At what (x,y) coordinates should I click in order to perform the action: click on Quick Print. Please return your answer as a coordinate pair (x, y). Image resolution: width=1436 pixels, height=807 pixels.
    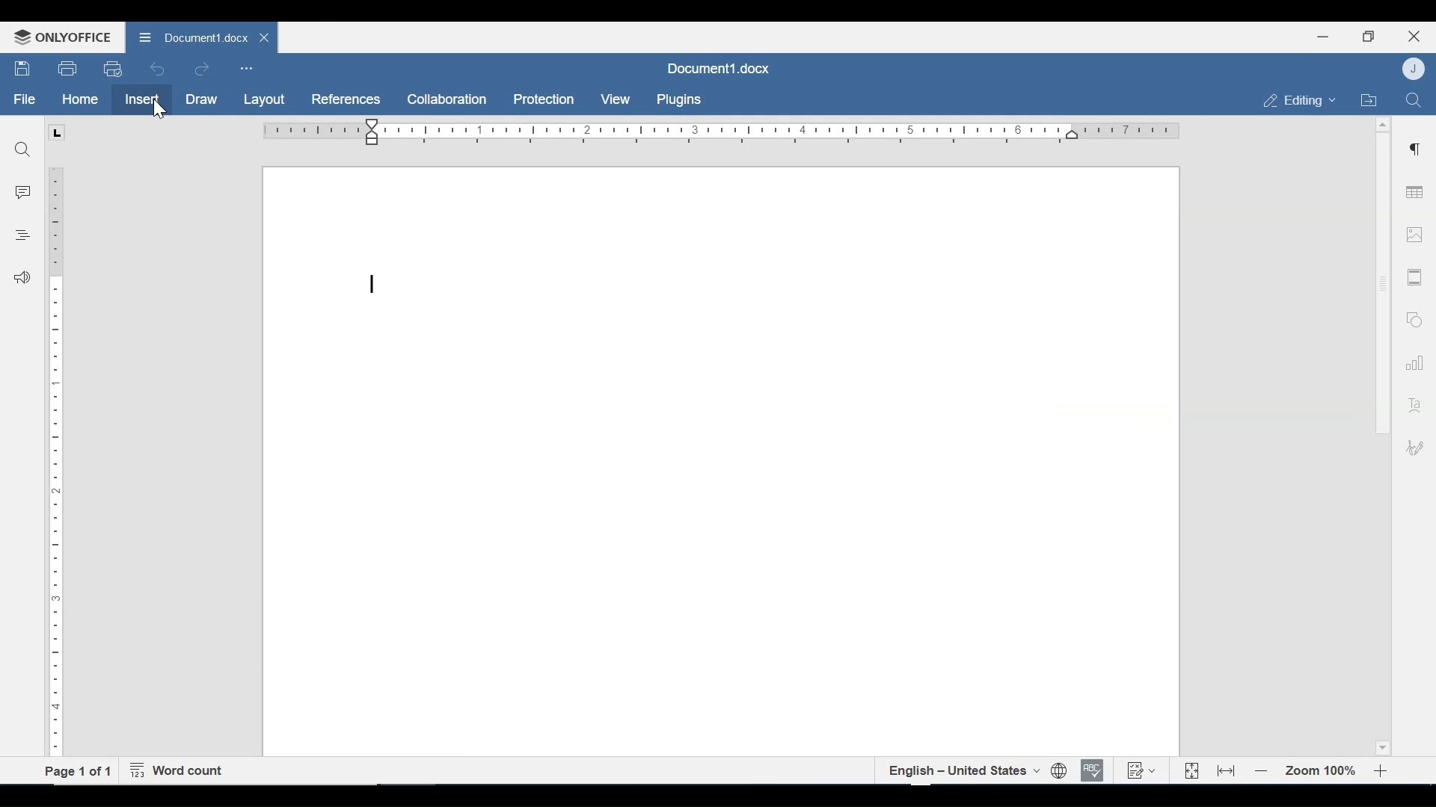
    Looking at the image, I should click on (111, 68).